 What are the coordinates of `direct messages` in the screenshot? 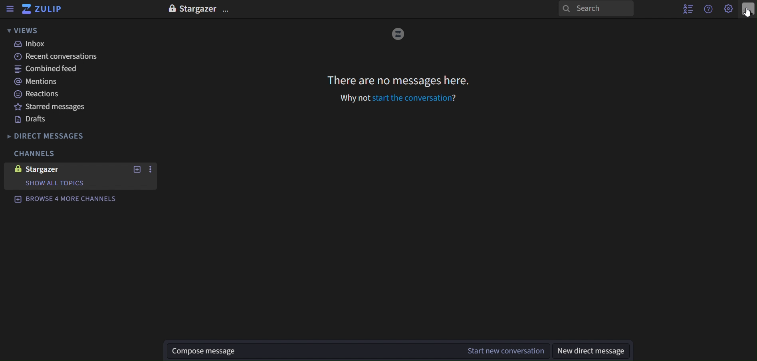 It's located at (50, 135).